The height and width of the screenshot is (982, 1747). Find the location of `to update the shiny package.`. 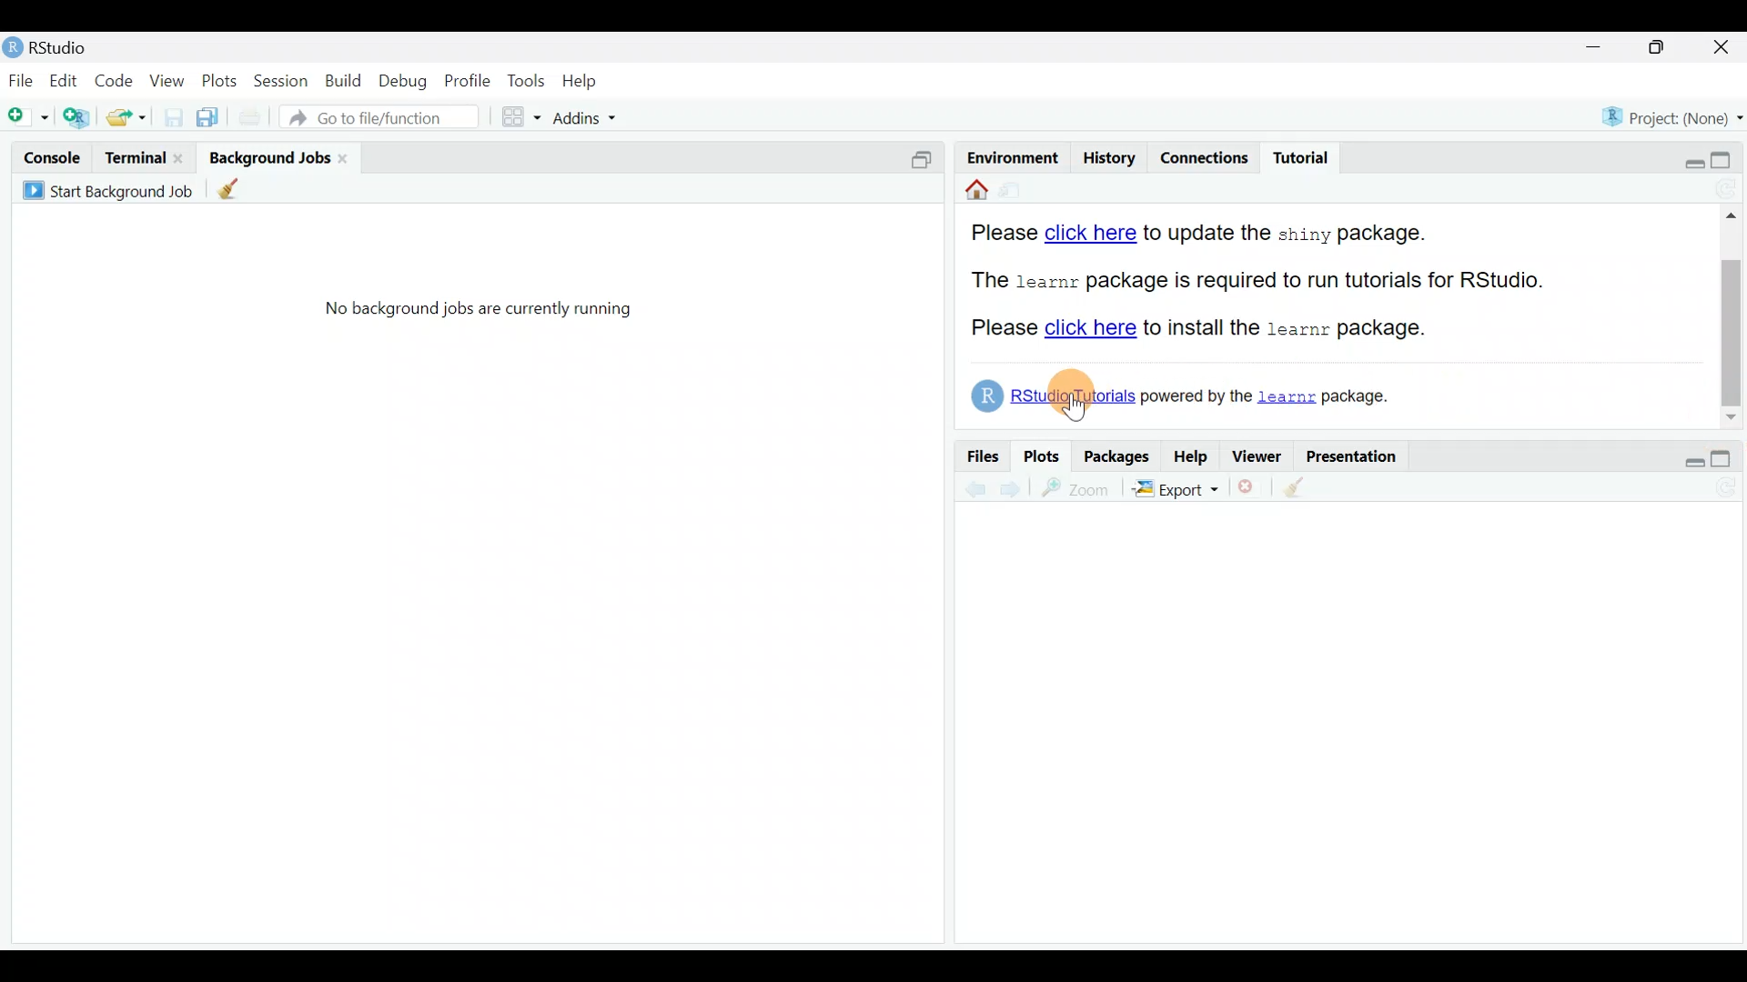

to update the shiny package. is located at coordinates (1294, 233).